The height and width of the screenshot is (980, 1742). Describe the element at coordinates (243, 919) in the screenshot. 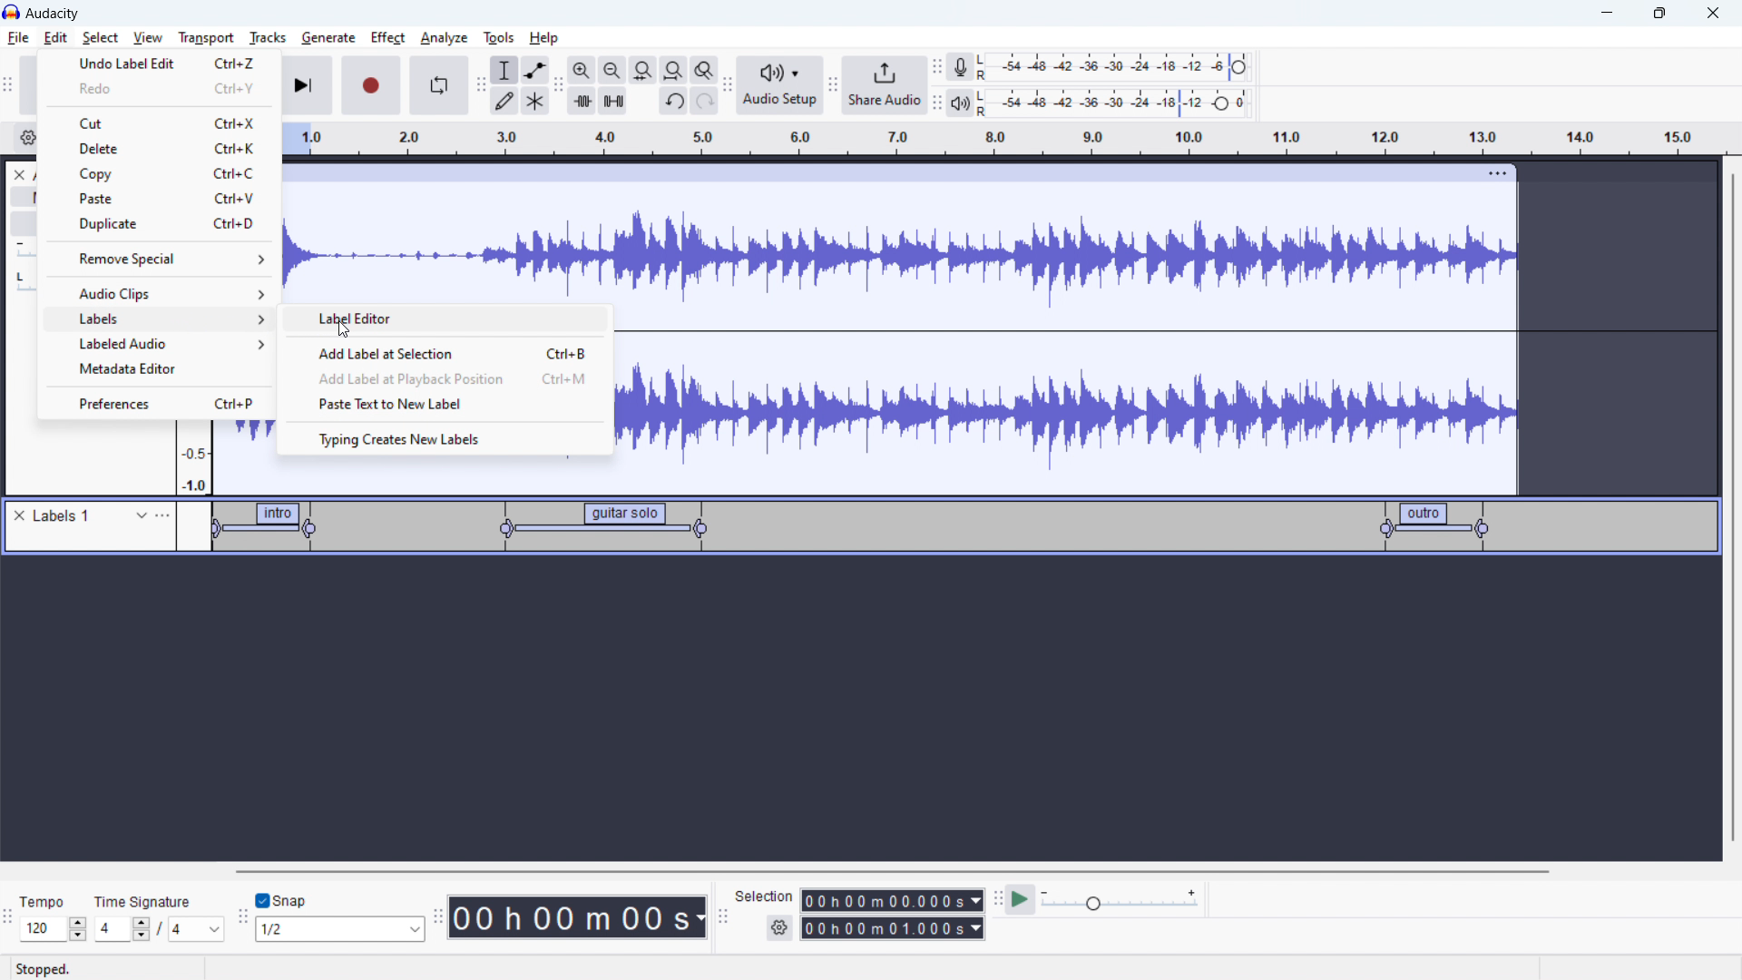

I see `snapping toolbar` at that location.